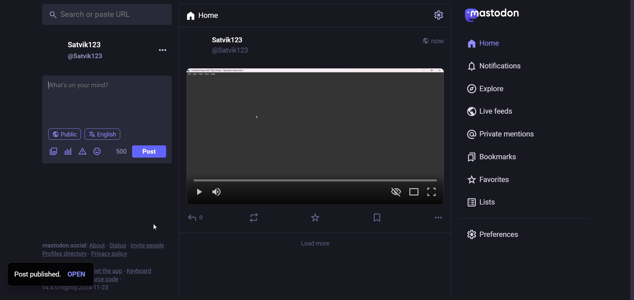 This screenshot has width=634, height=300. Describe the element at coordinates (75, 288) in the screenshot. I see `version` at that location.